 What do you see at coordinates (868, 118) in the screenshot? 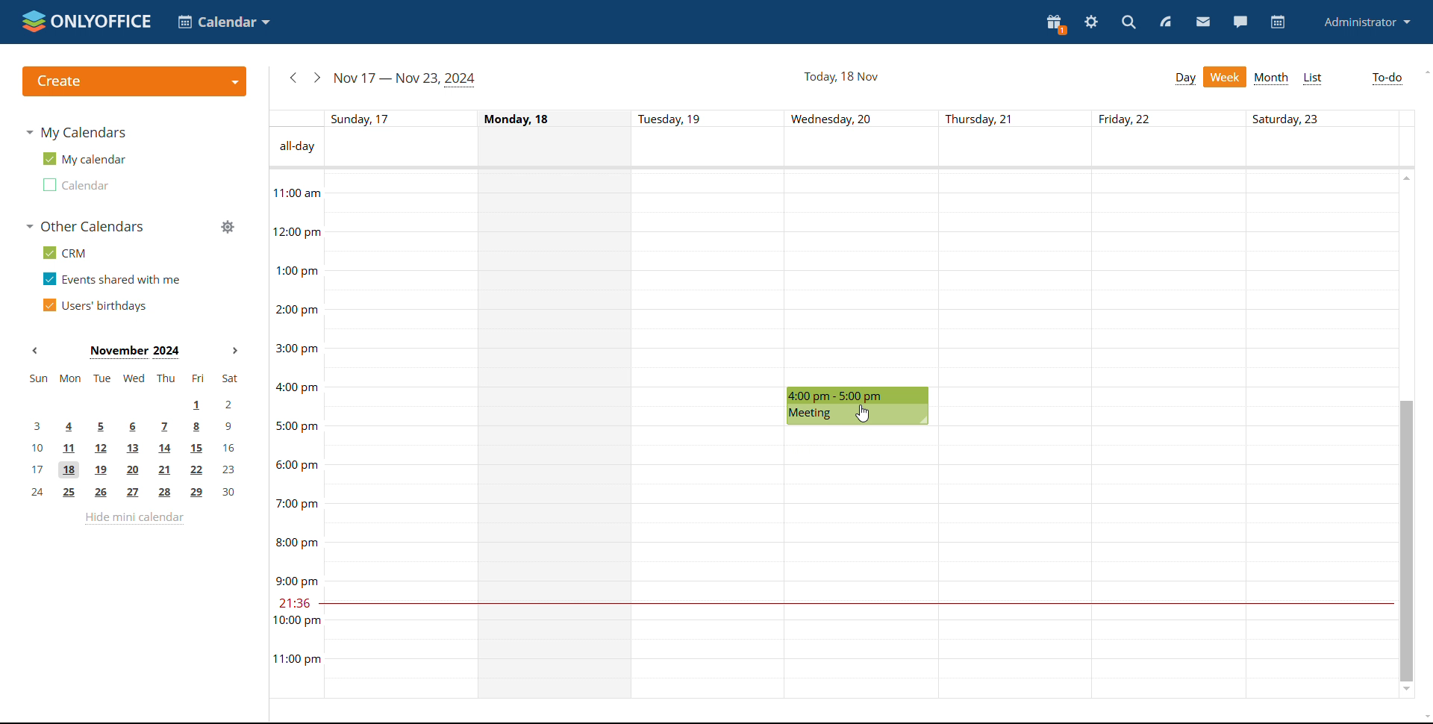
I see `dates of a week` at bounding box center [868, 118].